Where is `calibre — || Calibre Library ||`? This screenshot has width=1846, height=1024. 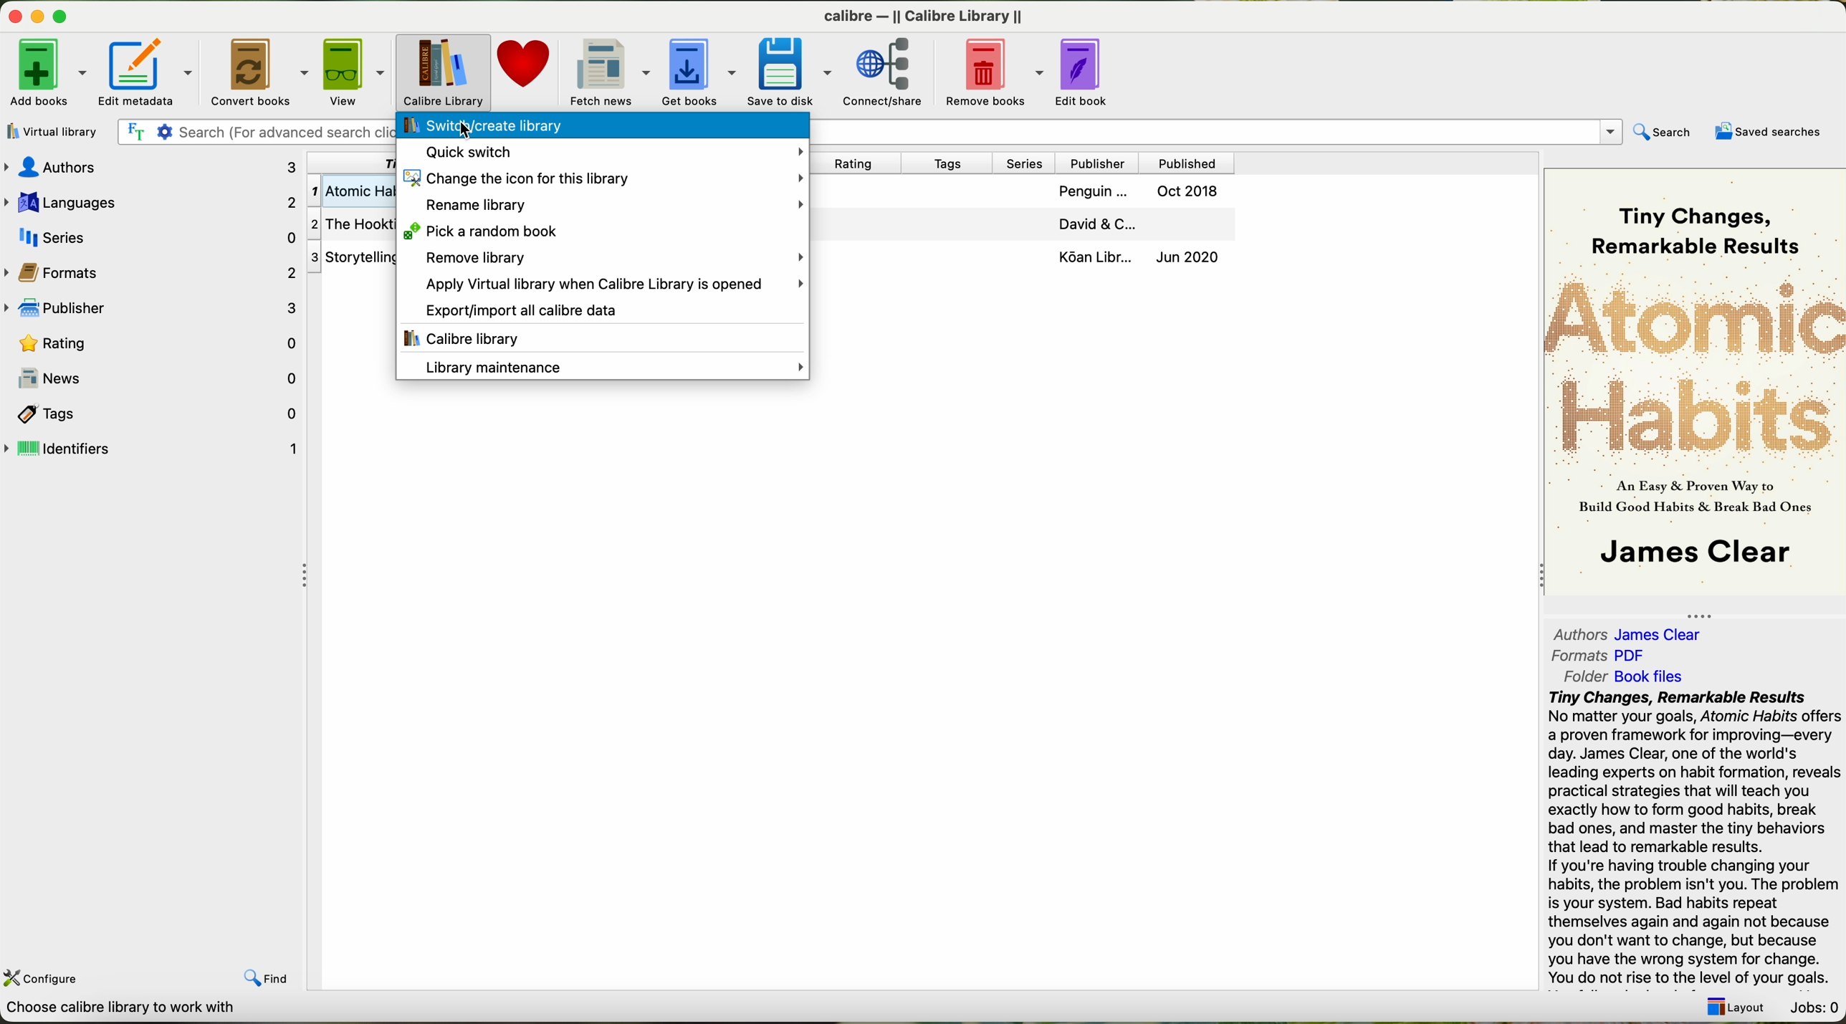
calibre — || Calibre Library || is located at coordinates (930, 15).